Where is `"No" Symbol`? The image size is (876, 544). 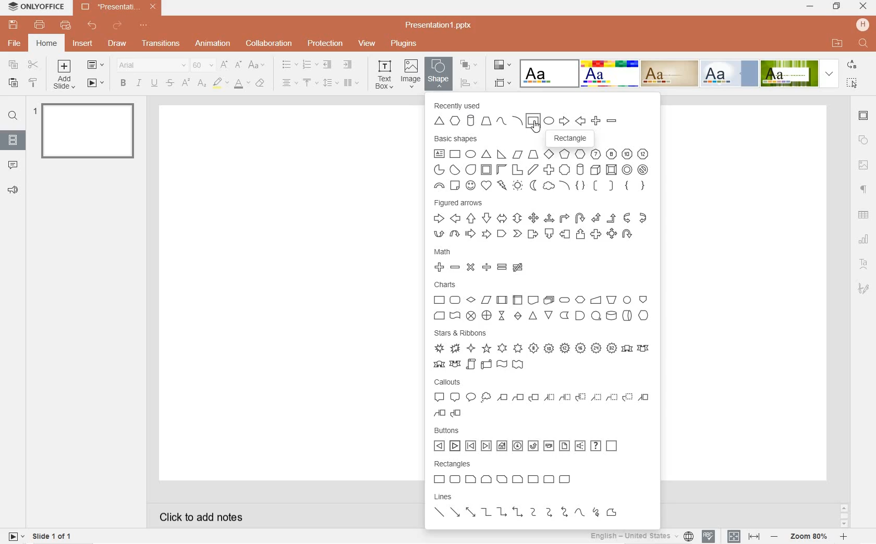
"No" Symbol is located at coordinates (643, 170).